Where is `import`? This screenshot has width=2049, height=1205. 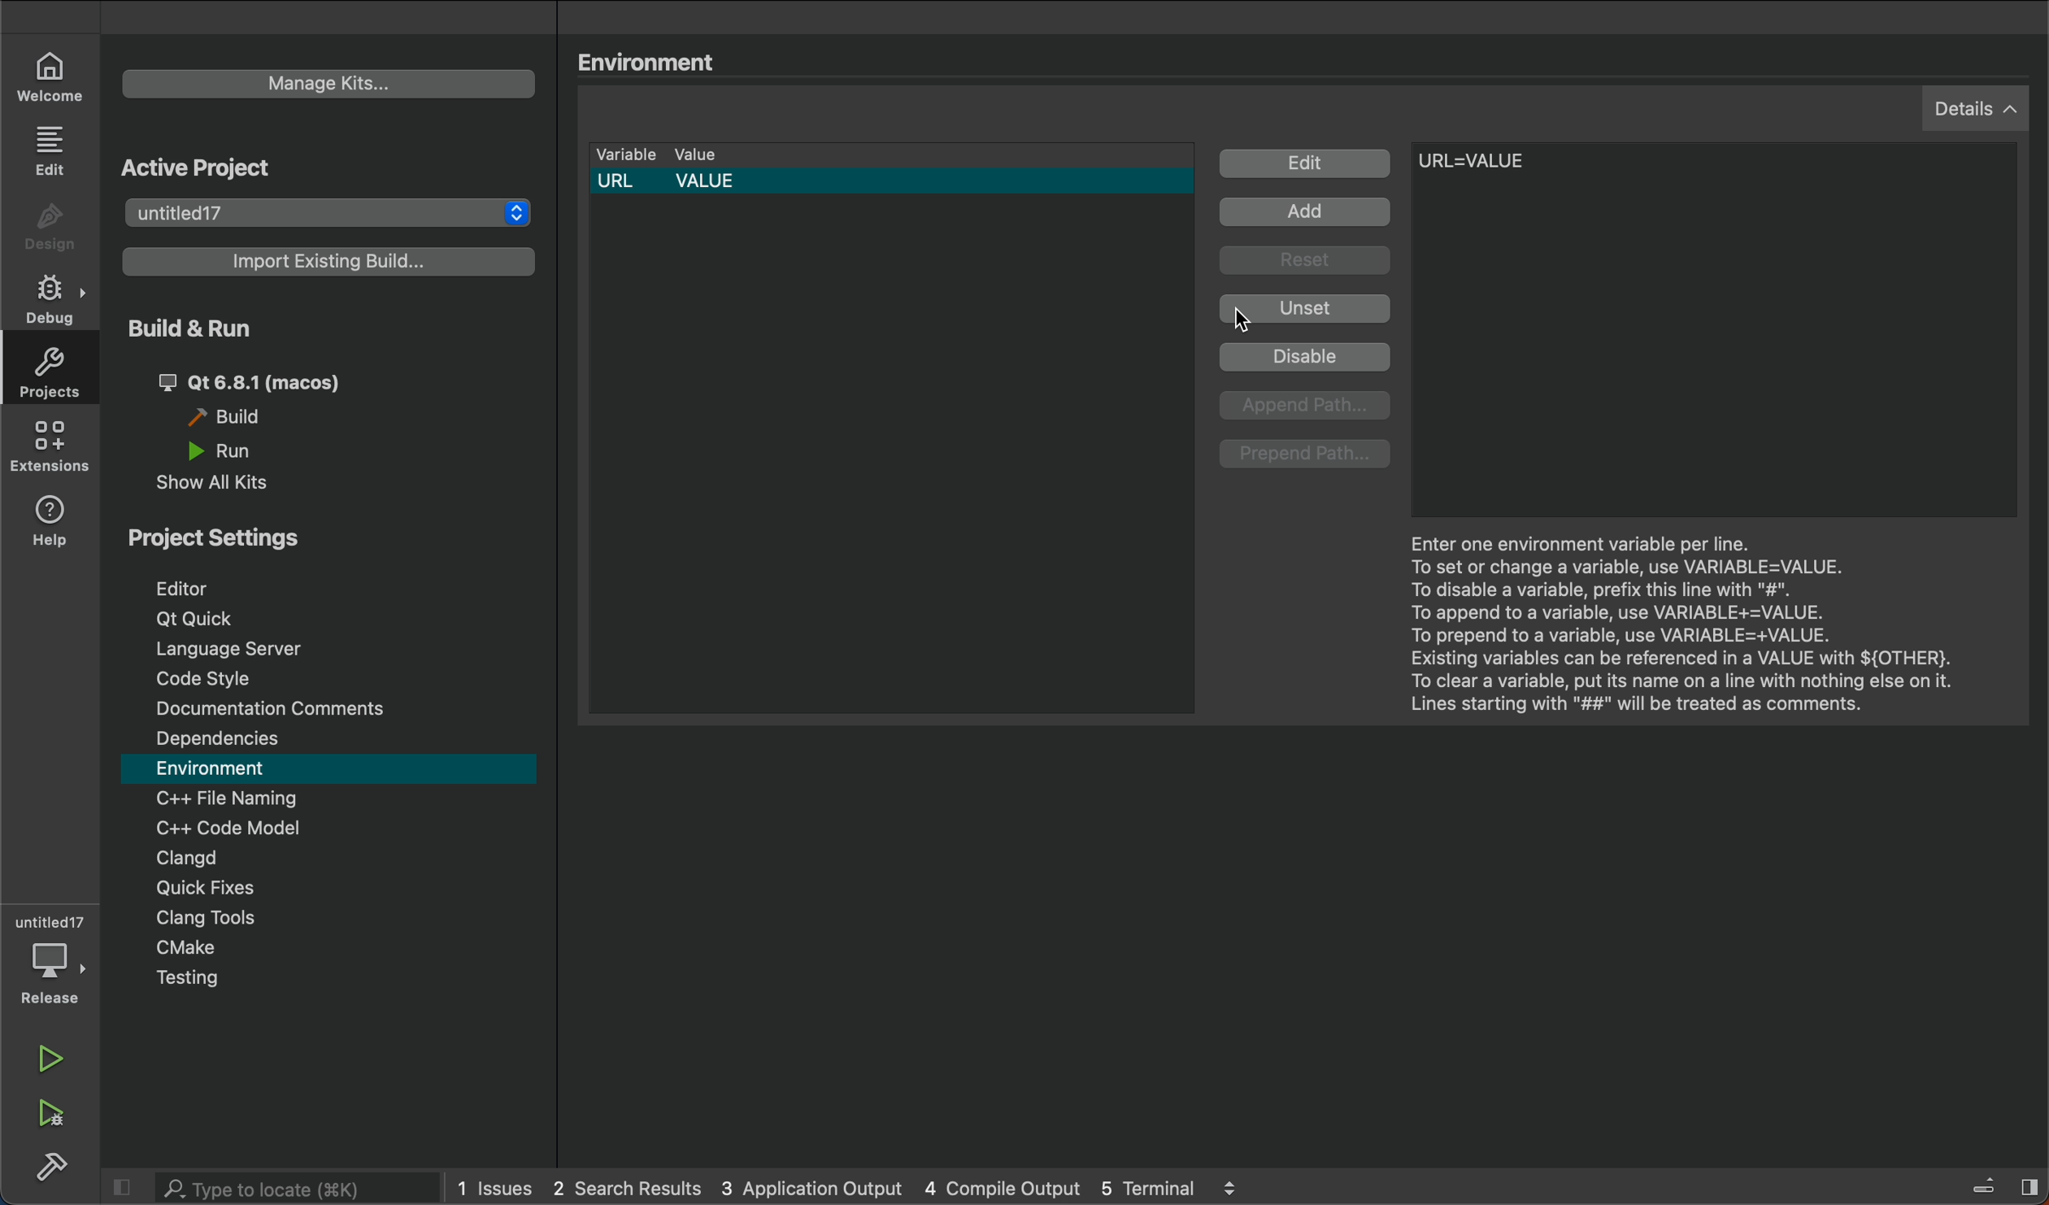
import is located at coordinates (327, 267).